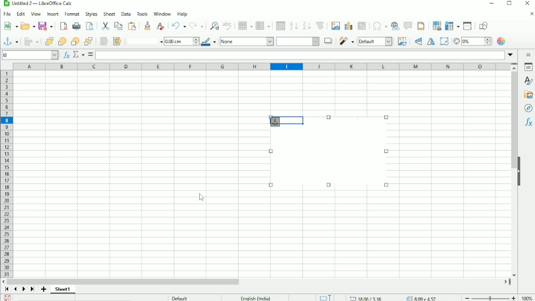 This screenshot has width=535, height=301. I want to click on shadow, so click(326, 41).